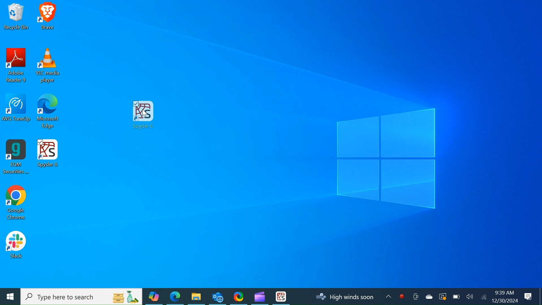 This screenshot has width=542, height=305. I want to click on show hidden icons, so click(388, 297).